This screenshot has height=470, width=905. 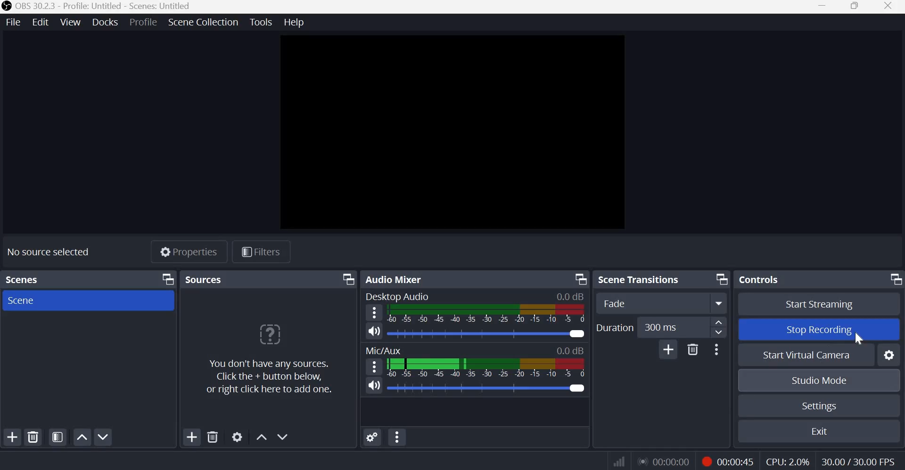 What do you see at coordinates (7, 7) in the screenshot?
I see `OBS Studio Logo` at bounding box center [7, 7].